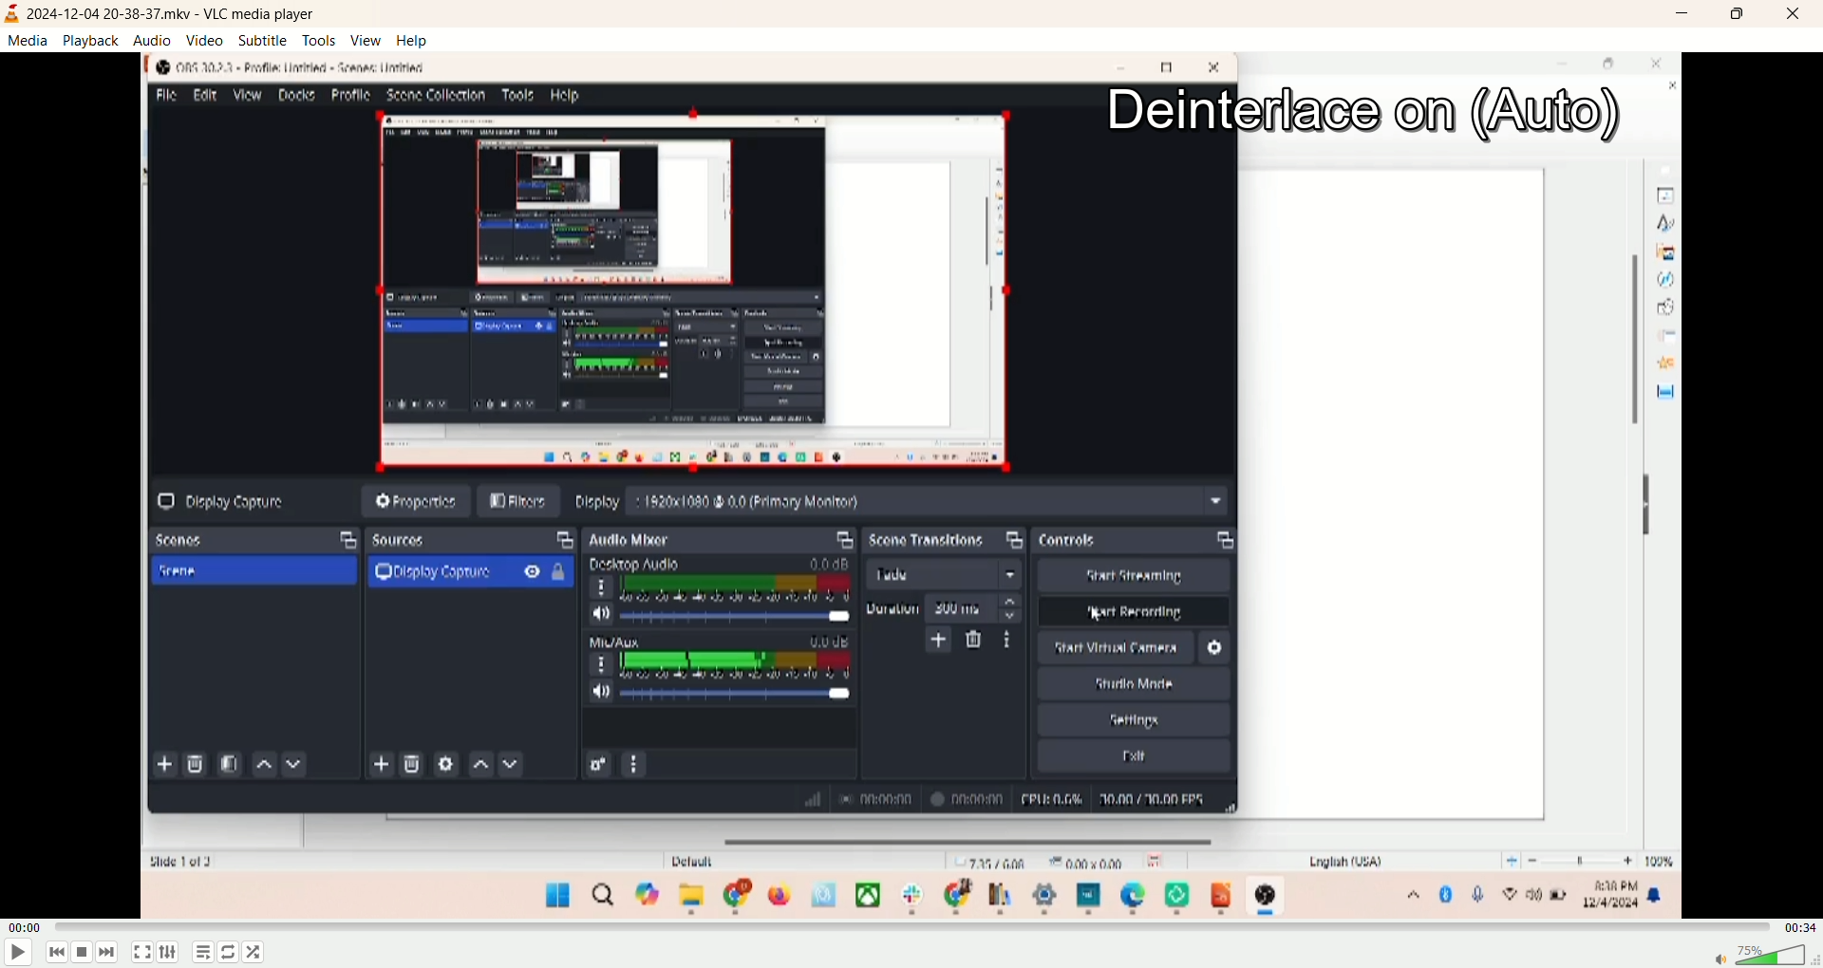 This screenshot has height=968, width=1823. What do you see at coordinates (1800, 924) in the screenshot?
I see `total time` at bounding box center [1800, 924].